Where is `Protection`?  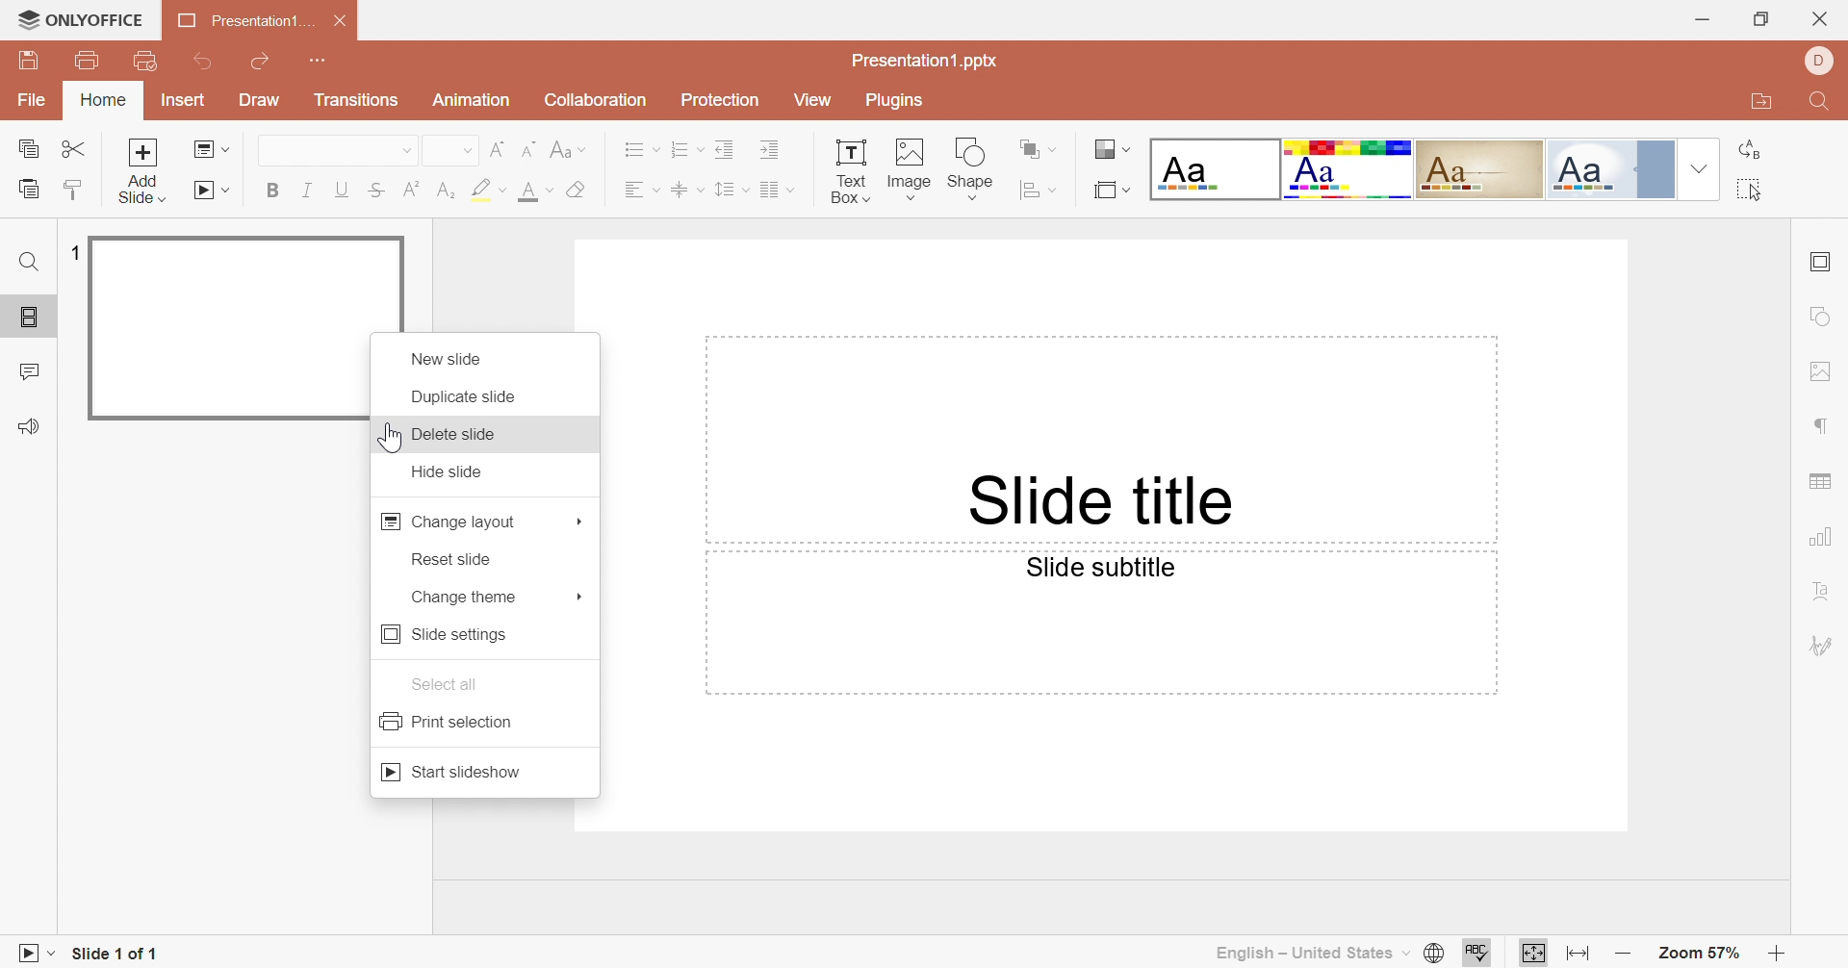 Protection is located at coordinates (720, 99).